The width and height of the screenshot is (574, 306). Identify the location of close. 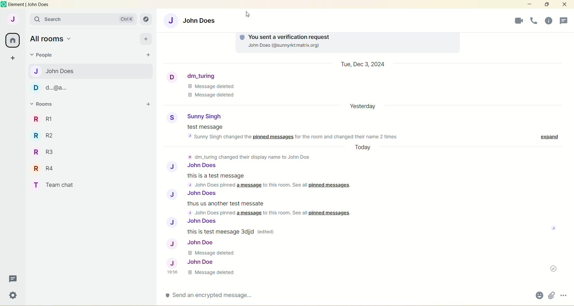
(563, 5).